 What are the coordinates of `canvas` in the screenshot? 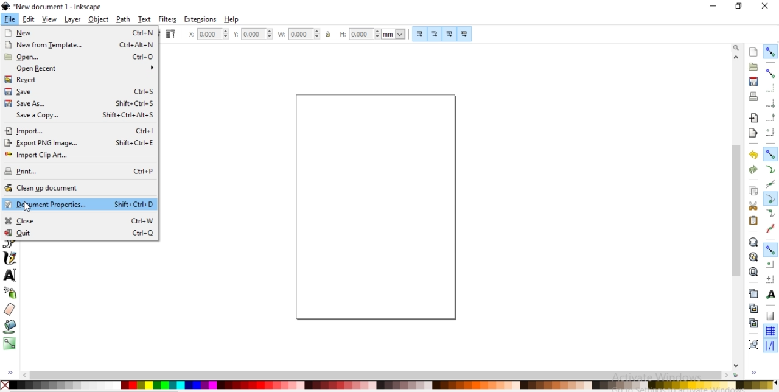 It's located at (375, 208).